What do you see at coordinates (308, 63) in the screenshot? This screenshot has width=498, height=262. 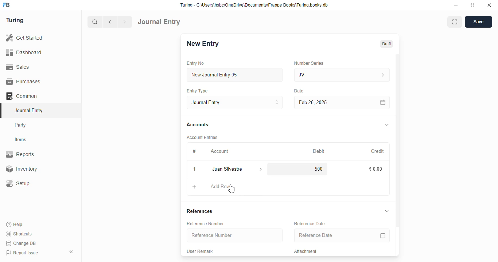 I see `number series` at bounding box center [308, 63].